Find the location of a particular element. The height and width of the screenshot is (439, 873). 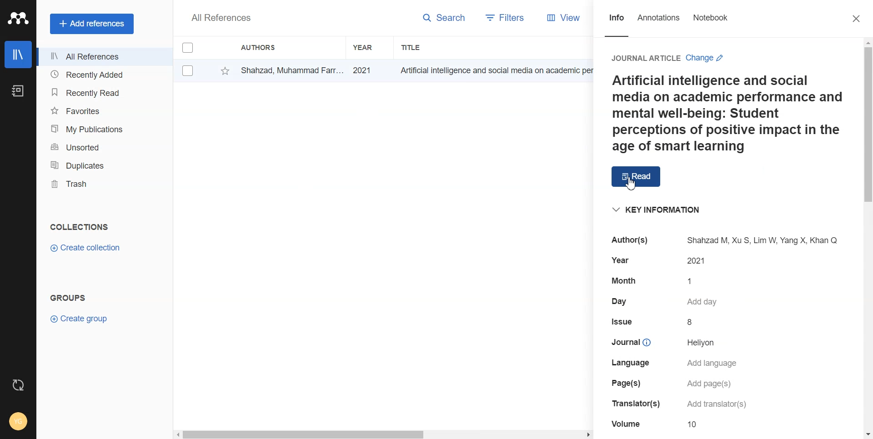

Add references is located at coordinates (92, 24).